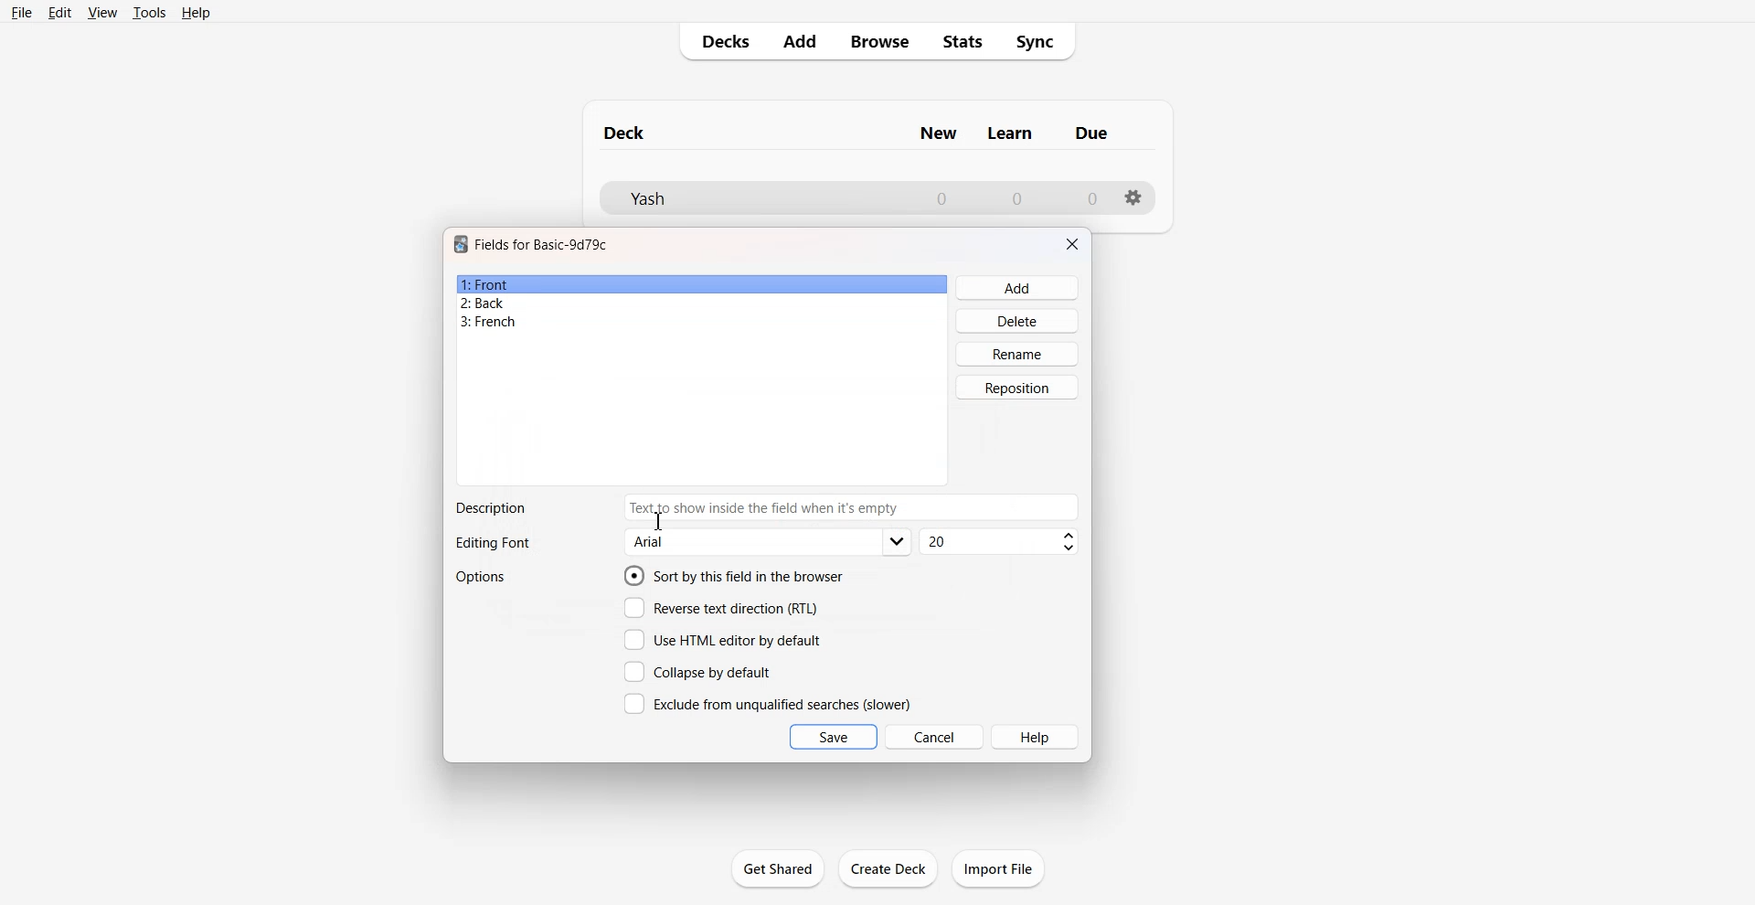  Describe the element at coordinates (721, 608) in the screenshot. I see `Reverse text direction (RTL)` at that location.